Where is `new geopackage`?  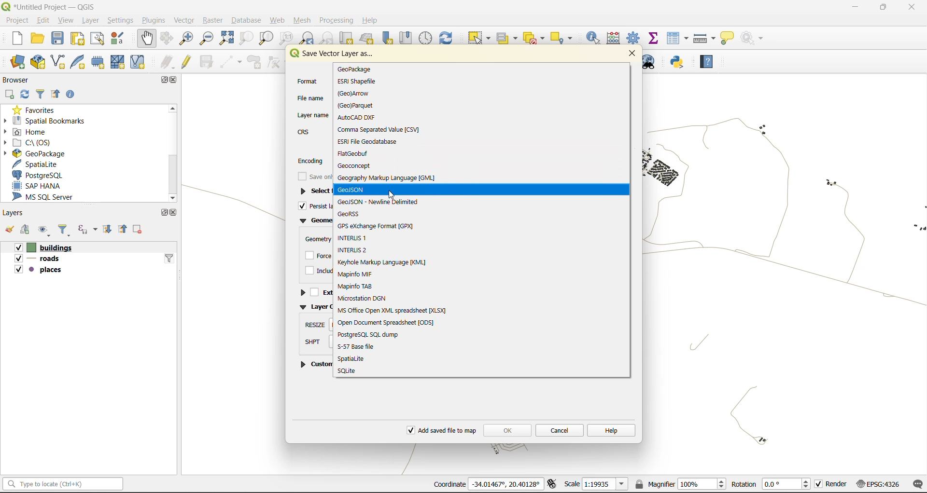 new geopackage is located at coordinates (37, 63).